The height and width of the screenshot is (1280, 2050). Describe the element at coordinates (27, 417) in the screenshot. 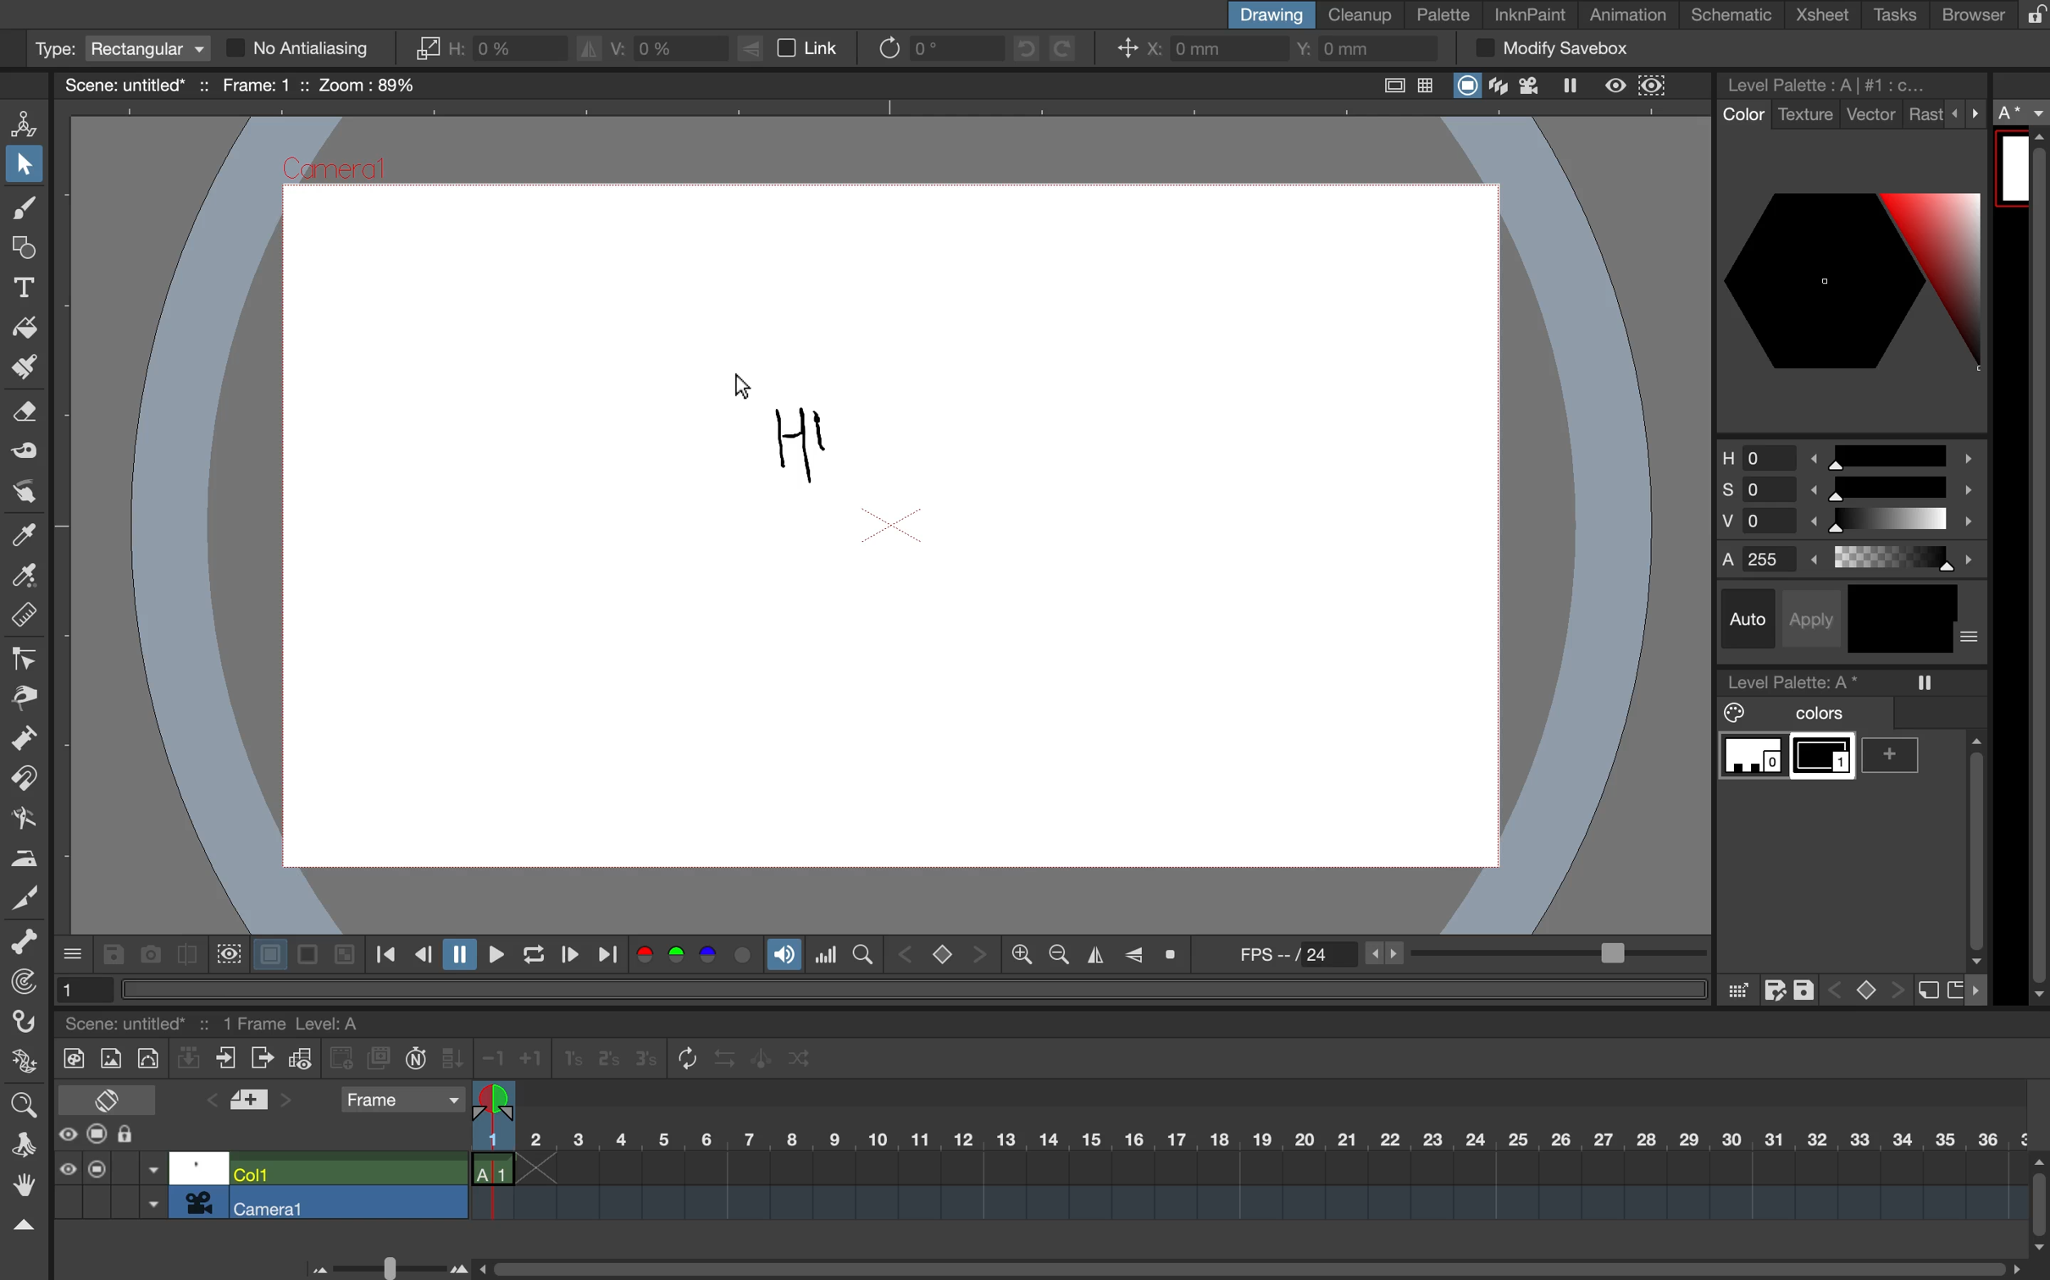

I see `eraser tool` at that location.